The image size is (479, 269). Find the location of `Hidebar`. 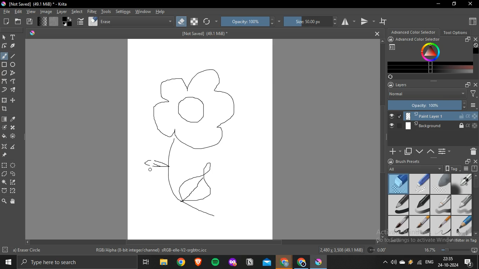

Hidebar is located at coordinates (384, 262).